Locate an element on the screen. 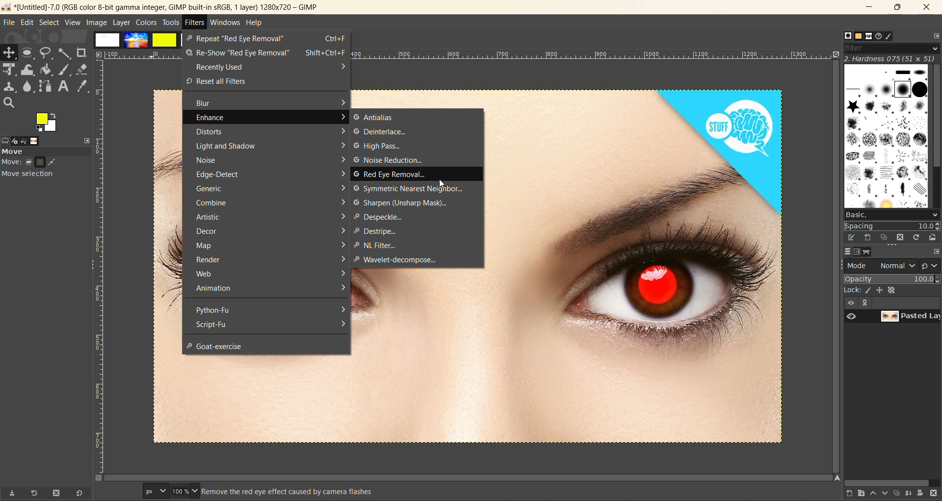 The image size is (942, 501). patterns  is located at coordinates (854, 35).